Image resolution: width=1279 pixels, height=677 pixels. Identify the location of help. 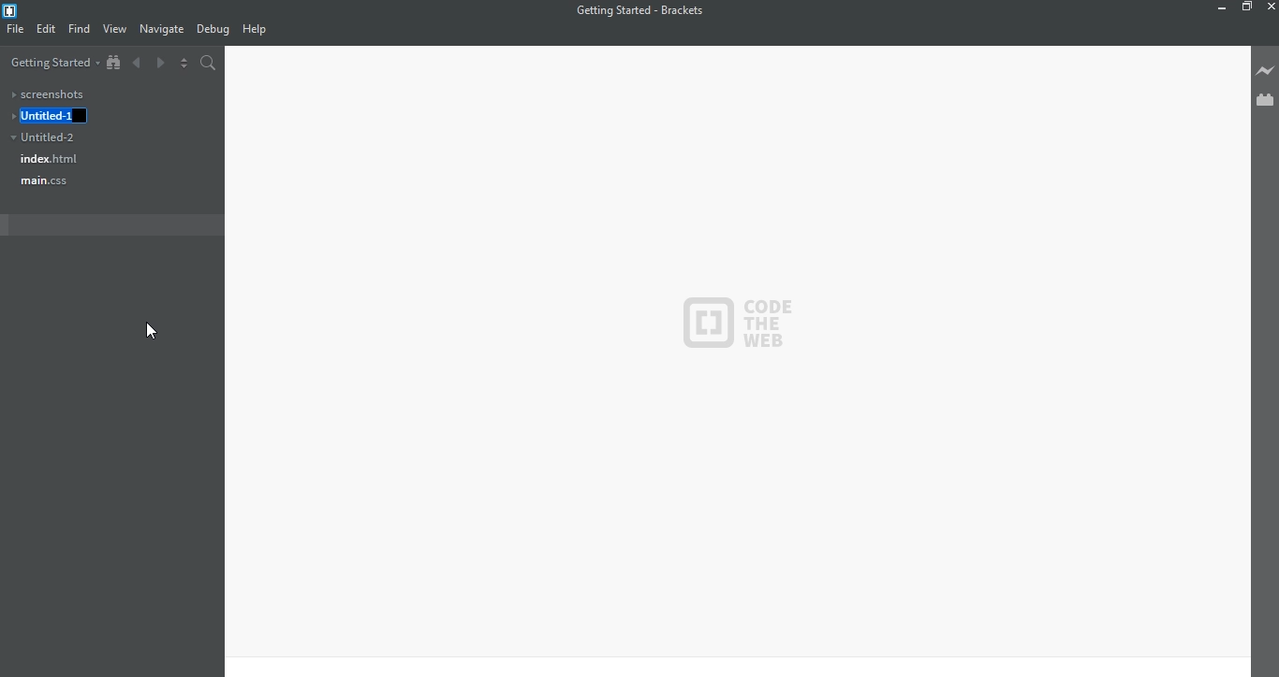
(261, 28).